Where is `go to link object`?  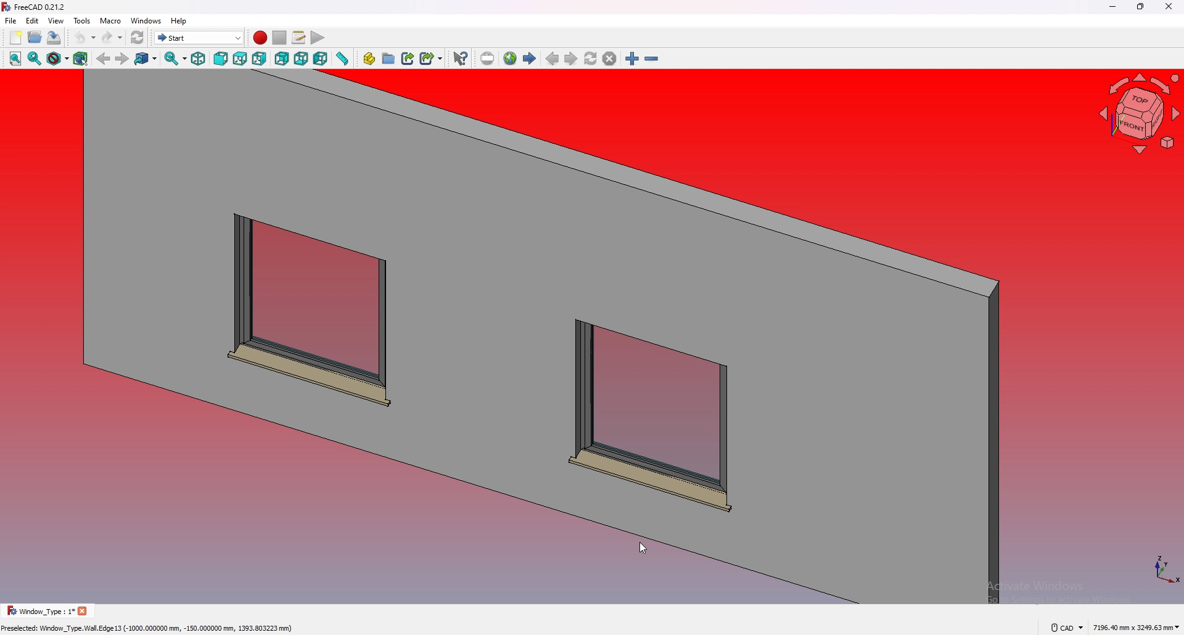 go to link object is located at coordinates (147, 59).